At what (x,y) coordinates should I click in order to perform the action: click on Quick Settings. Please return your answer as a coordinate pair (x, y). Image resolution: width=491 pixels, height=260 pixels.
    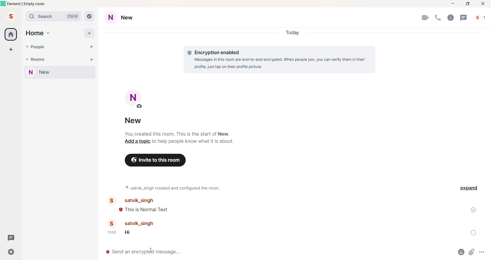
    Looking at the image, I should click on (11, 252).